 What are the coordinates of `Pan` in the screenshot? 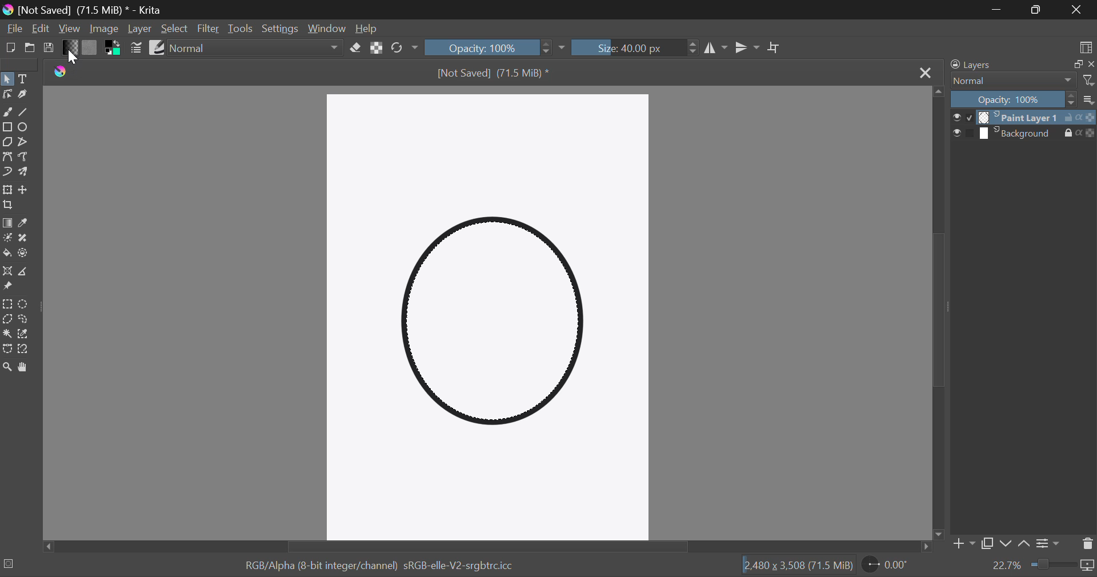 It's located at (26, 368).